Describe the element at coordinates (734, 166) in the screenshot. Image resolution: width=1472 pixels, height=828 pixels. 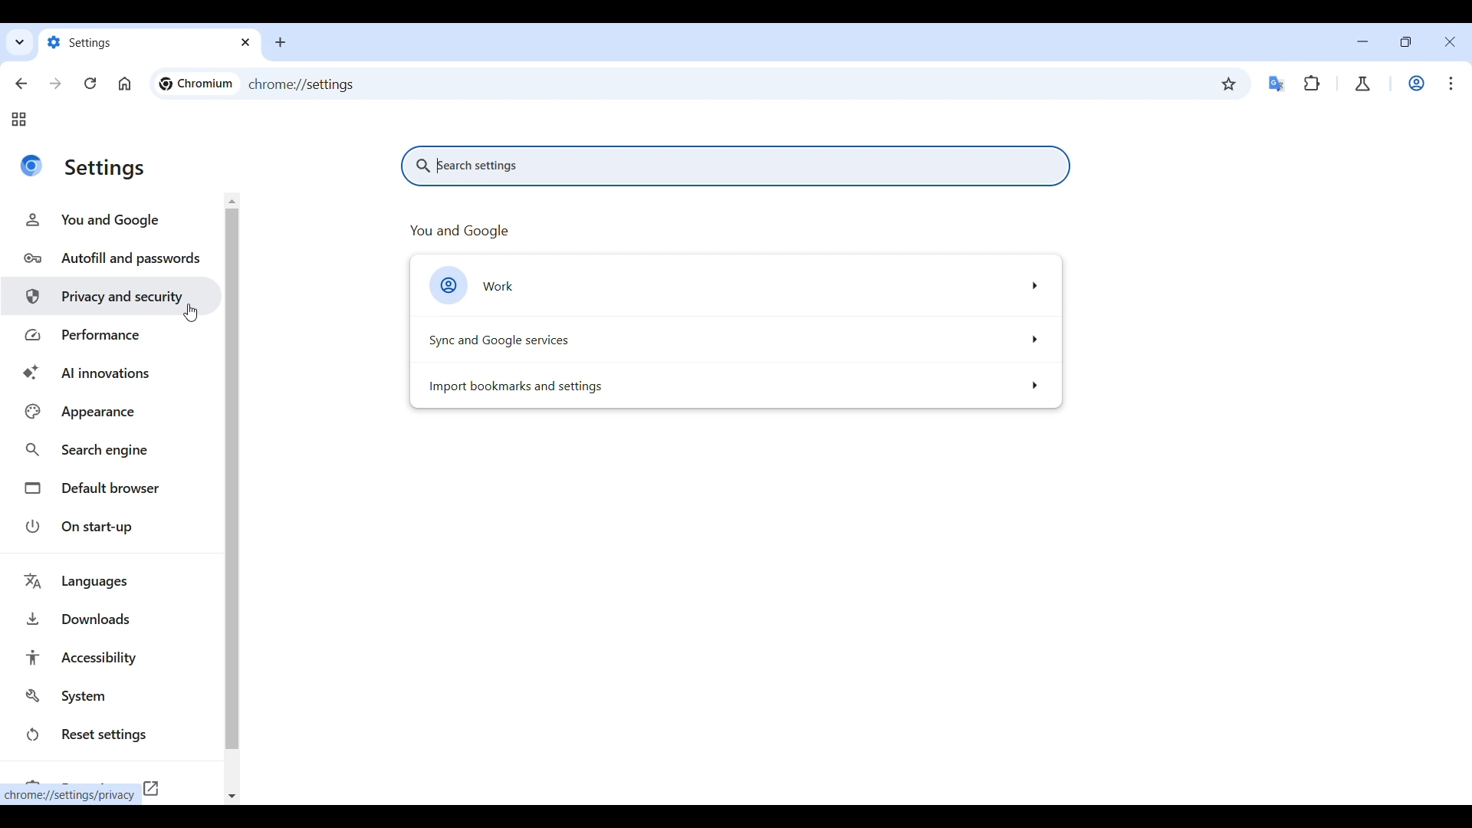
I see `Search settings` at that location.